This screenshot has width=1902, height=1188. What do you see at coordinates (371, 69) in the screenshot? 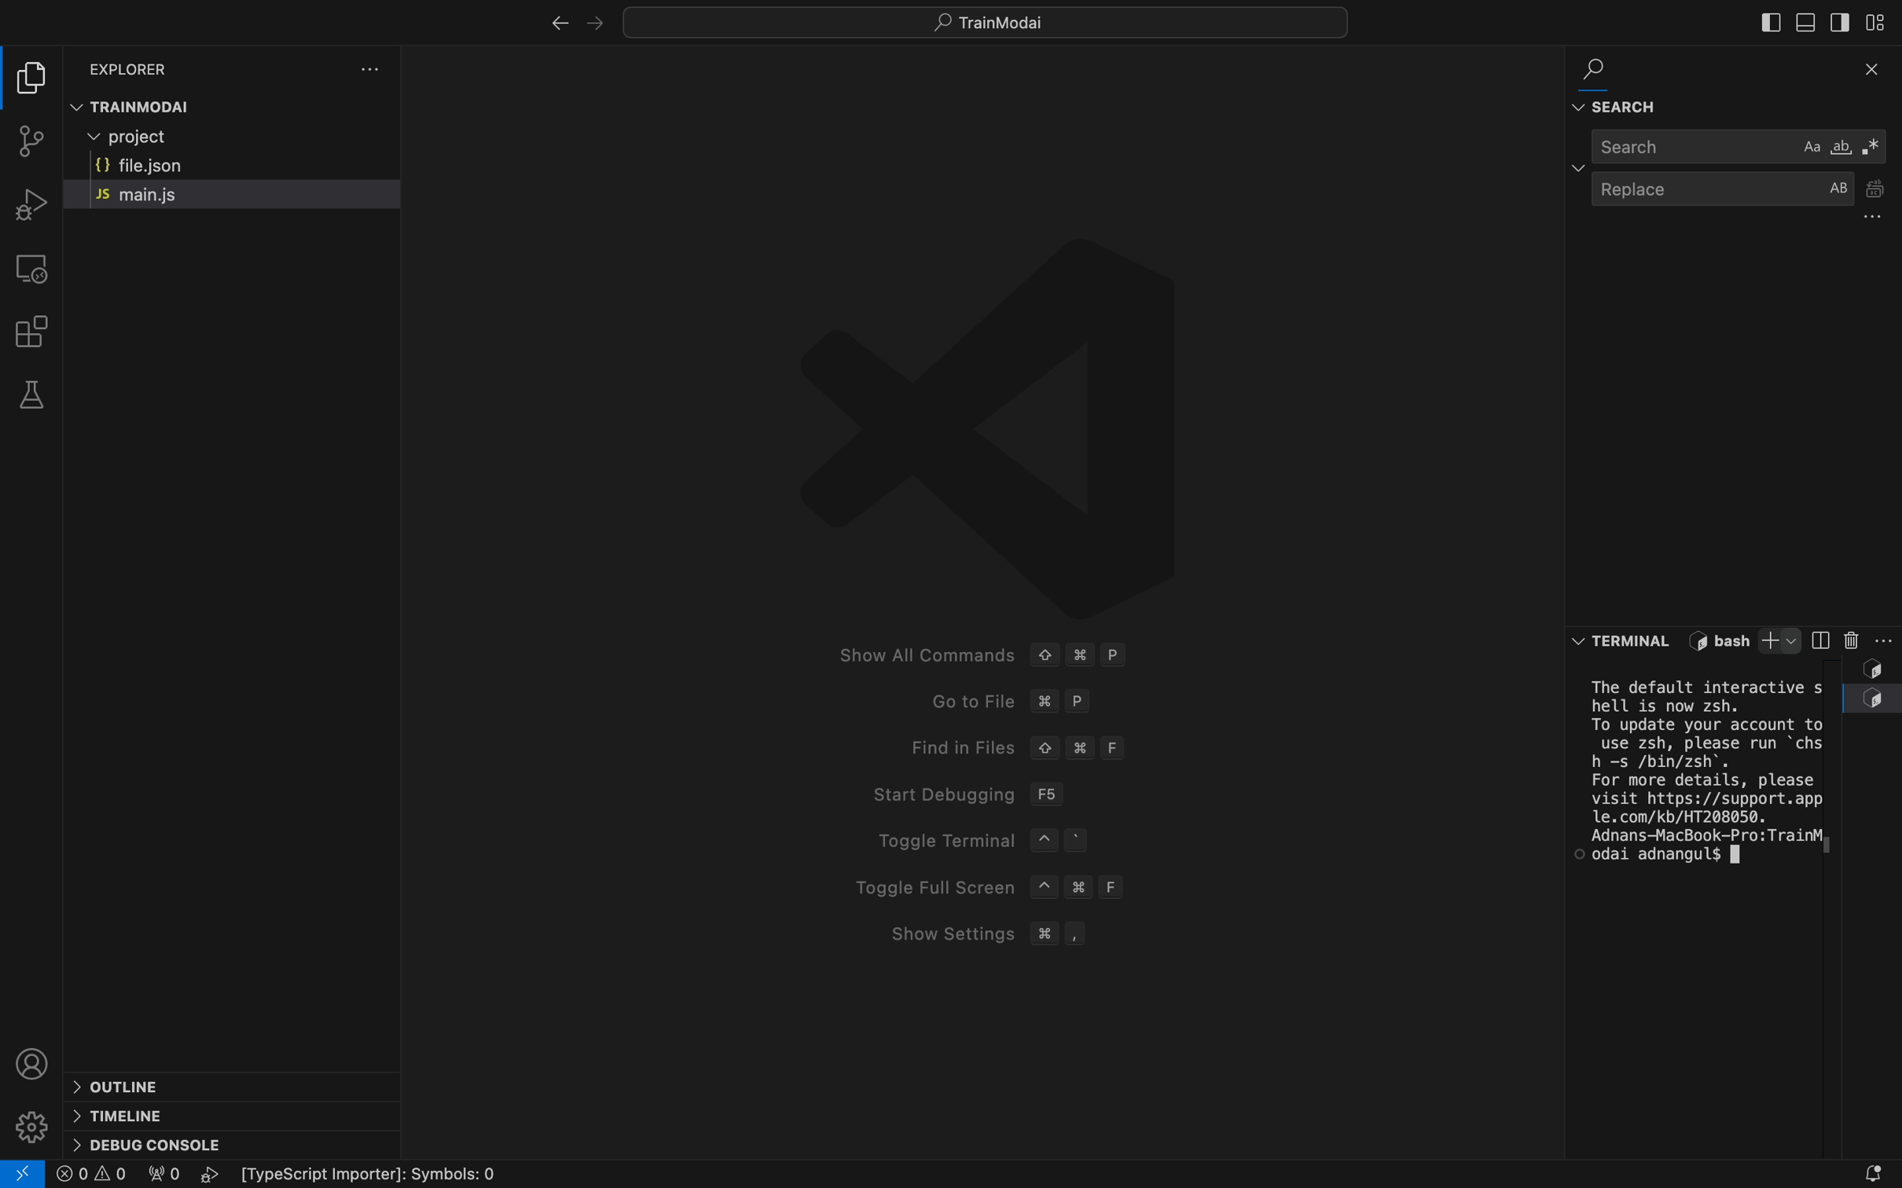
I see `settingd` at bounding box center [371, 69].